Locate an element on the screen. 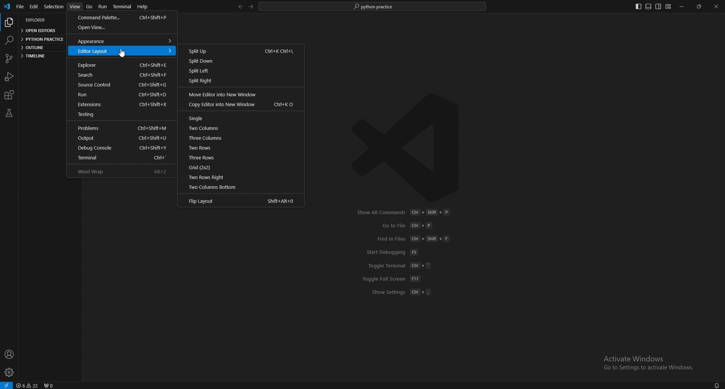 This screenshot has width=725, height=389. two rows is located at coordinates (235, 148).